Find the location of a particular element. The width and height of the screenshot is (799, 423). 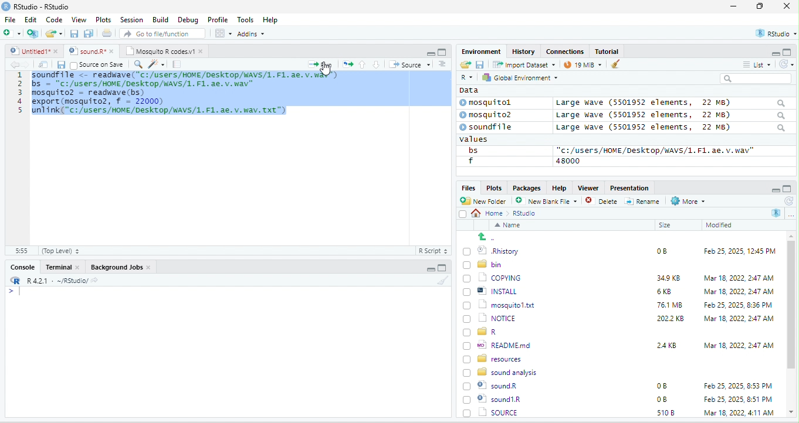

save is located at coordinates (60, 64).